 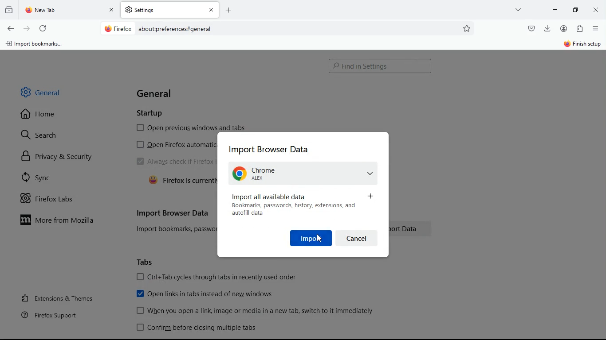 What do you see at coordinates (594, 11) in the screenshot?
I see `close` at bounding box center [594, 11].